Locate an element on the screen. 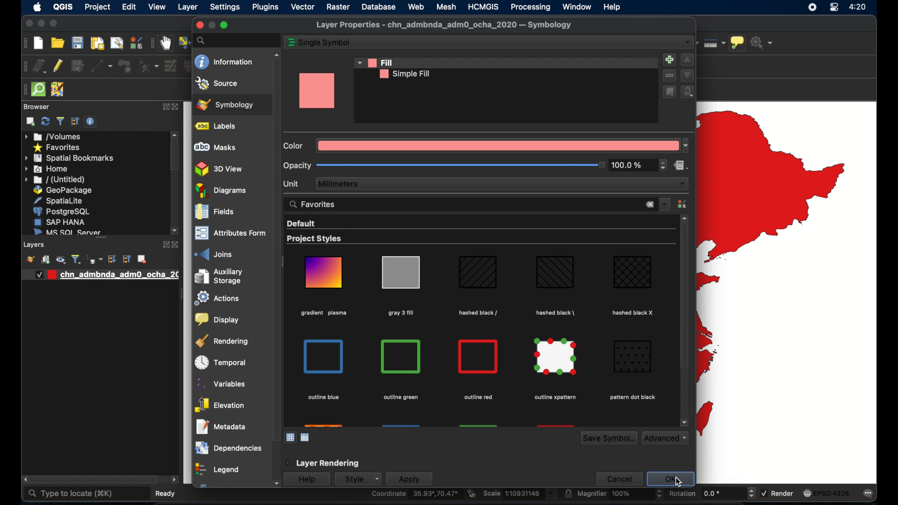 This screenshot has width=898, height=505. layer is located at coordinates (188, 8).